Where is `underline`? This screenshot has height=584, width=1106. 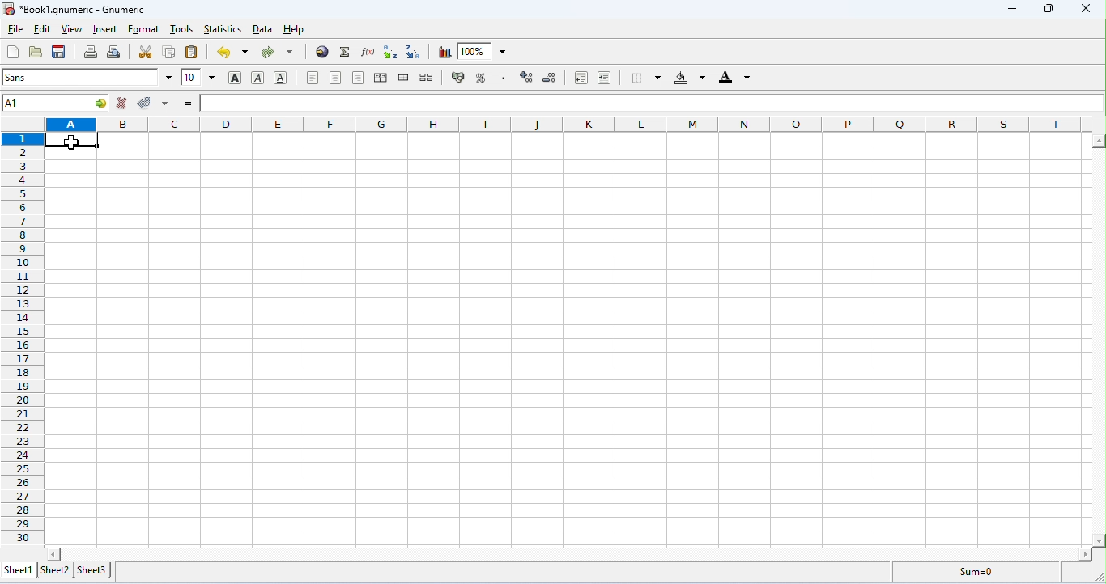
underline is located at coordinates (281, 78).